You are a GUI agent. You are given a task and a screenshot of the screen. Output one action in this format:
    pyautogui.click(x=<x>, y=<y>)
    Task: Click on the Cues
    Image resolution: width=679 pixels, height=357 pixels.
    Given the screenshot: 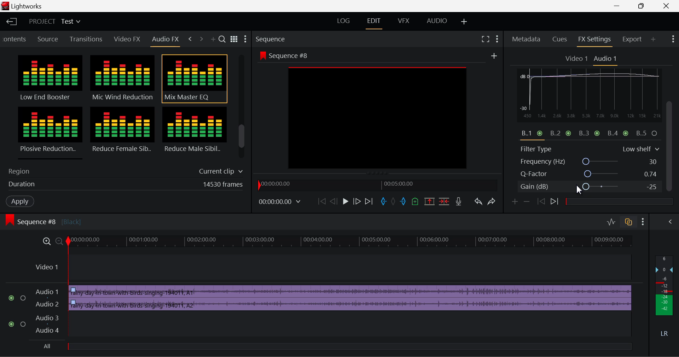 What is the action you would take?
    pyautogui.click(x=560, y=40)
    